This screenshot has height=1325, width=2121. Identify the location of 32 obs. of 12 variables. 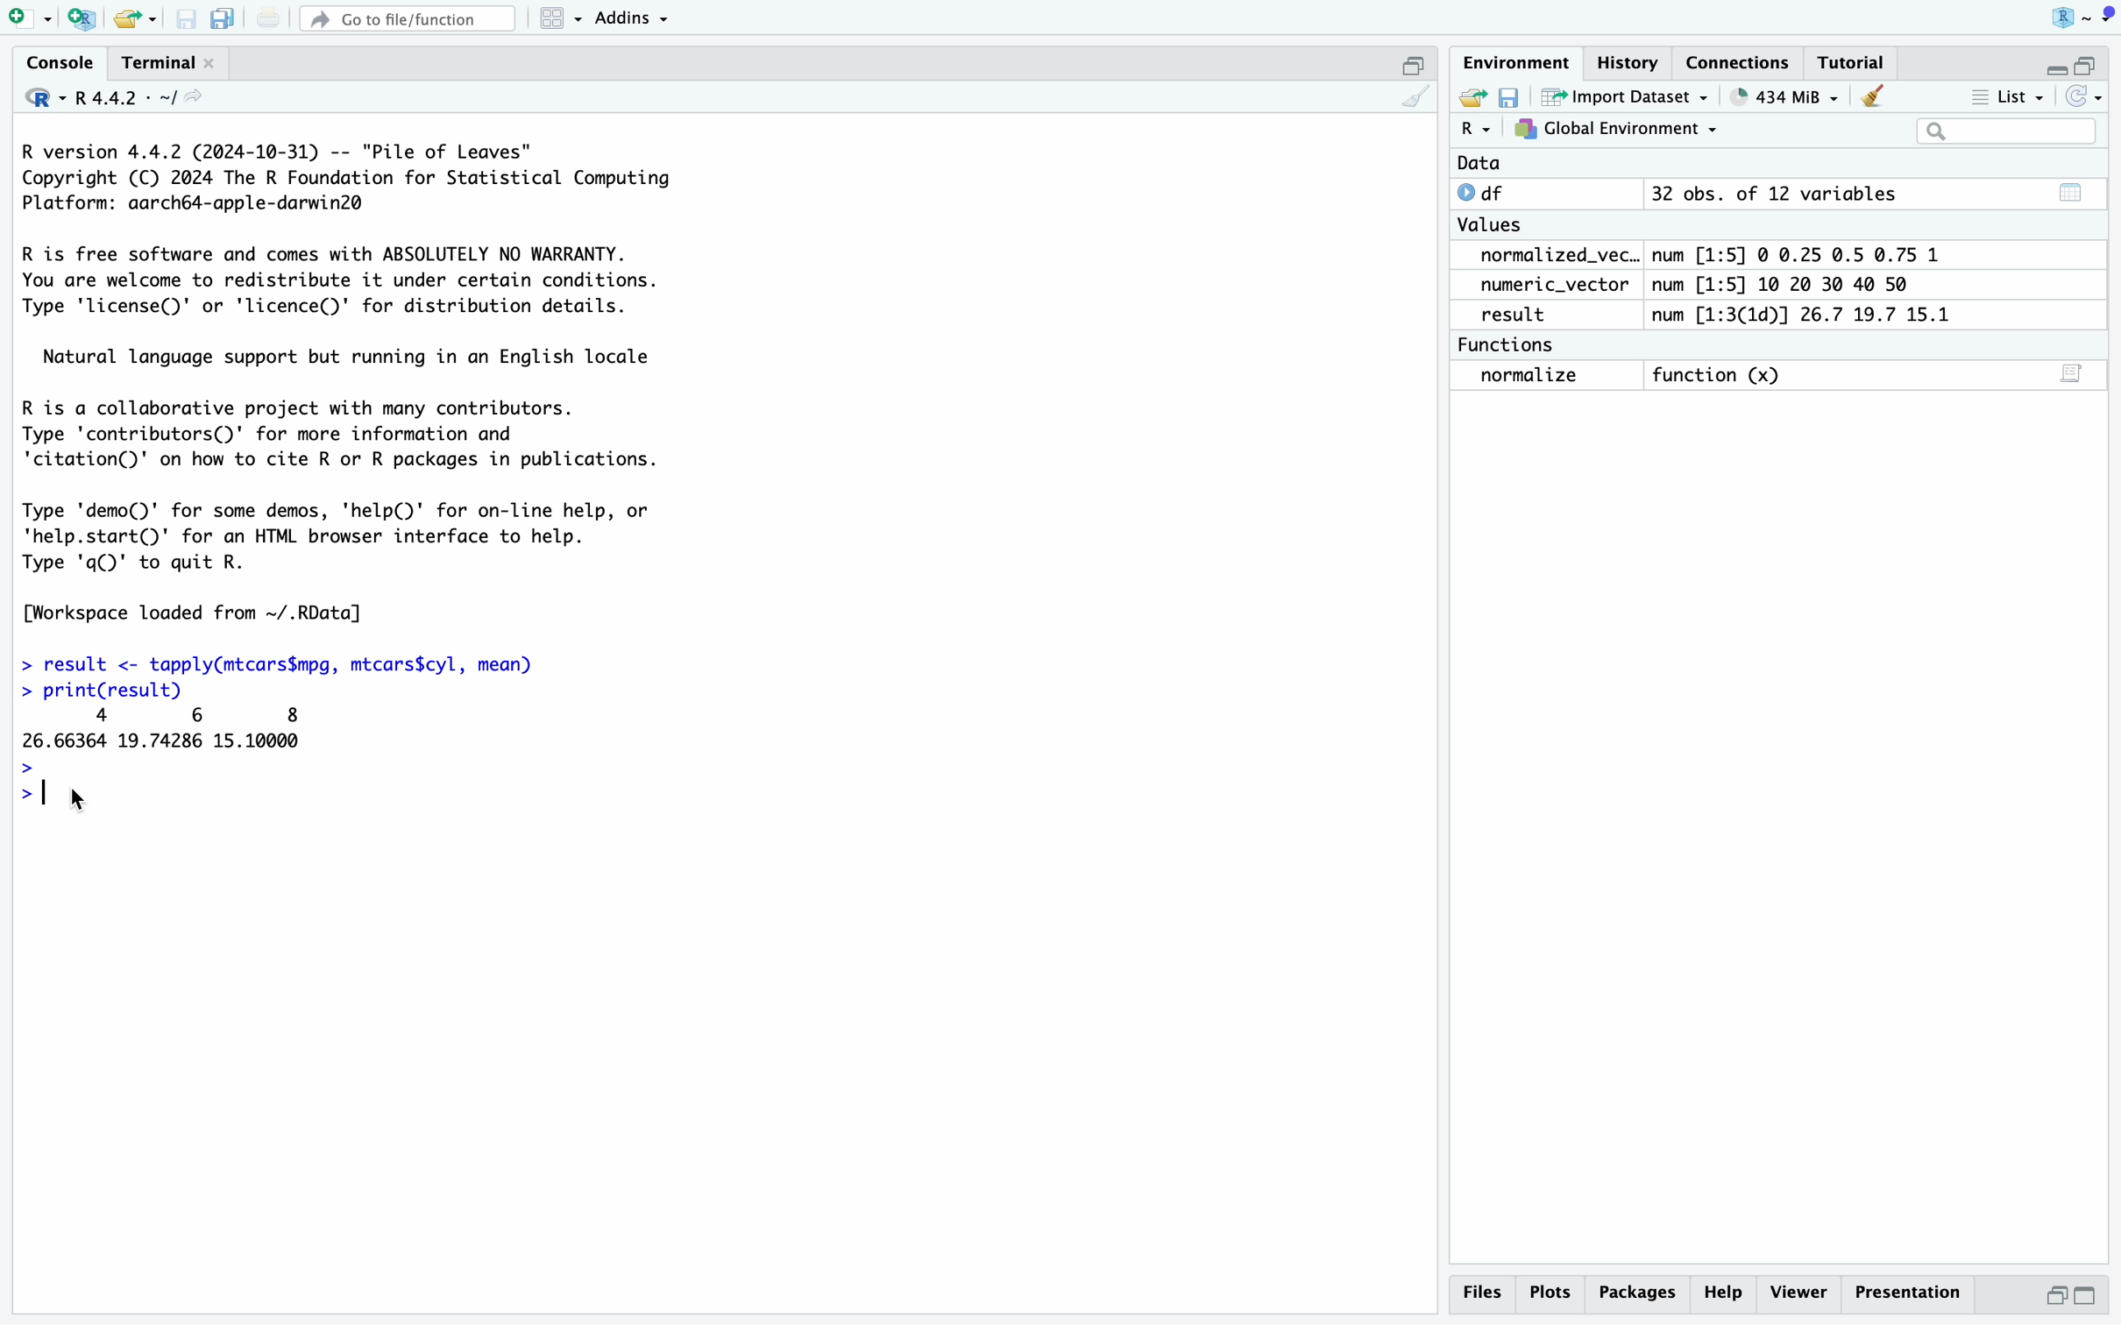
(1777, 195).